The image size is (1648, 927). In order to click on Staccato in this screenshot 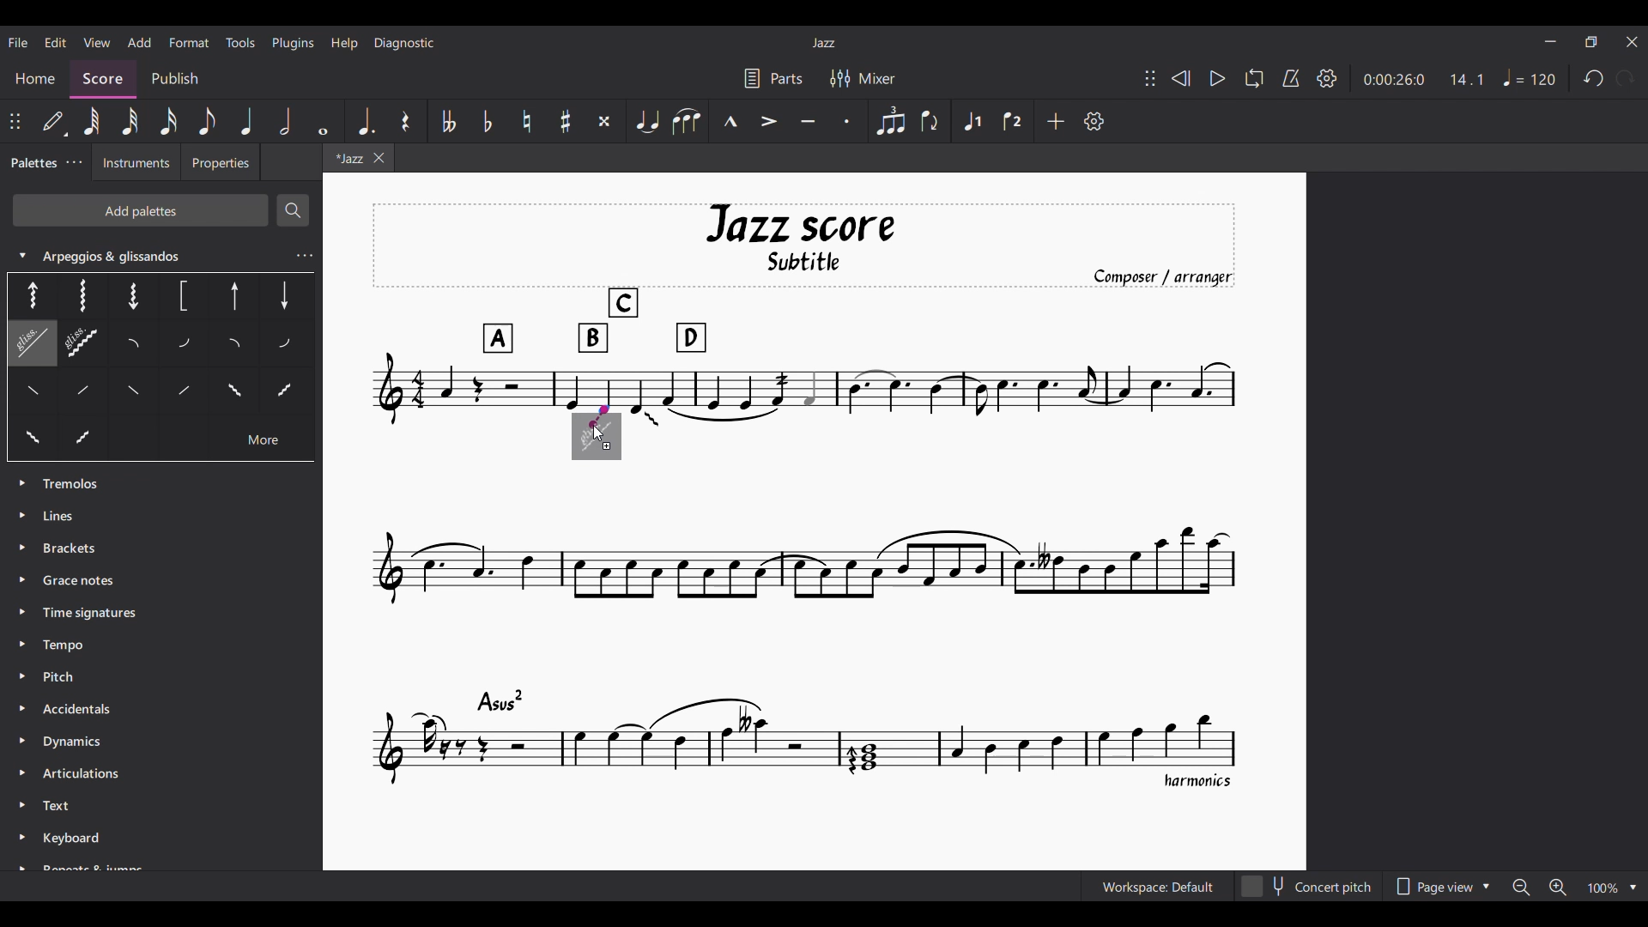, I will do `click(848, 121)`.